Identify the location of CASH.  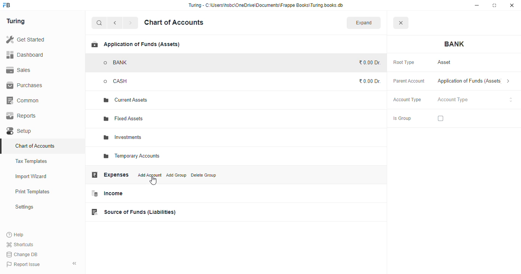
(124, 81).